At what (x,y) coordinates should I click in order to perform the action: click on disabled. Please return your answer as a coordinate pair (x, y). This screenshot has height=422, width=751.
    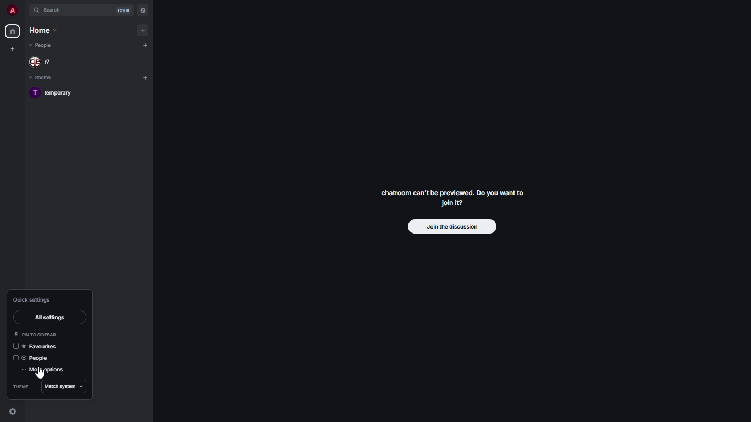
    Looking at the image, I should click on (13, 358).